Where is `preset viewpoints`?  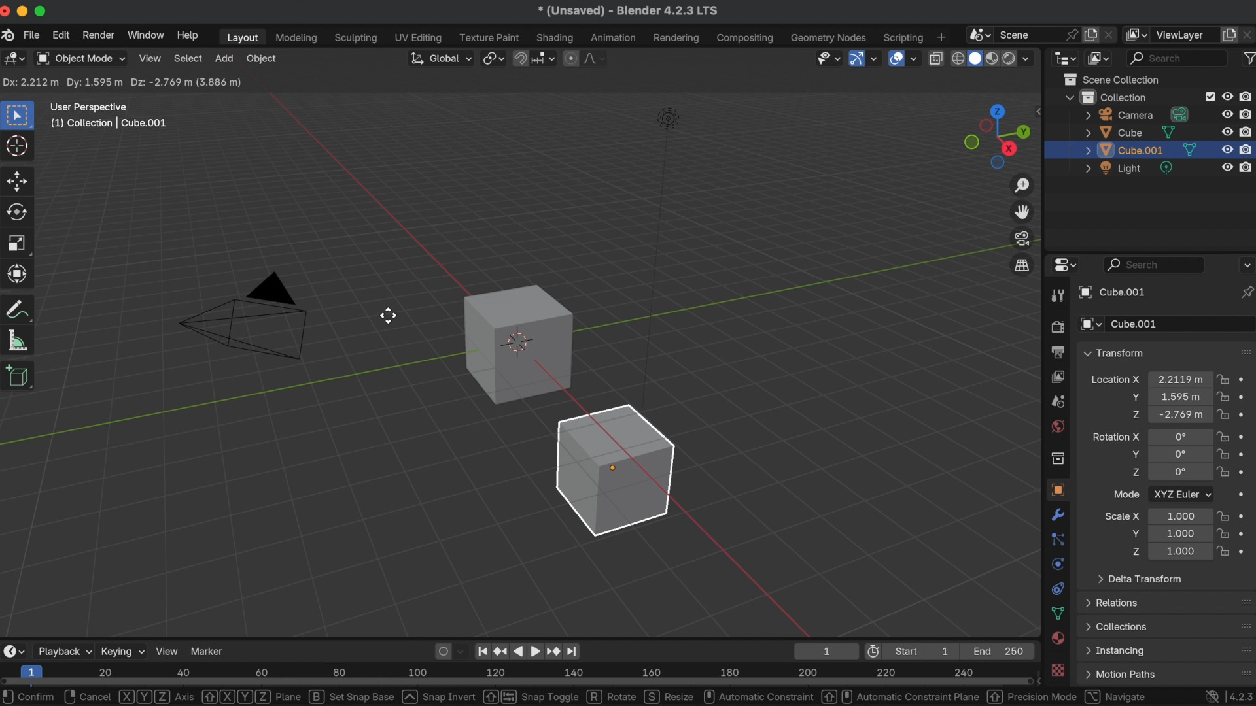 preset viewpoints is located at coordinates (994, 137).